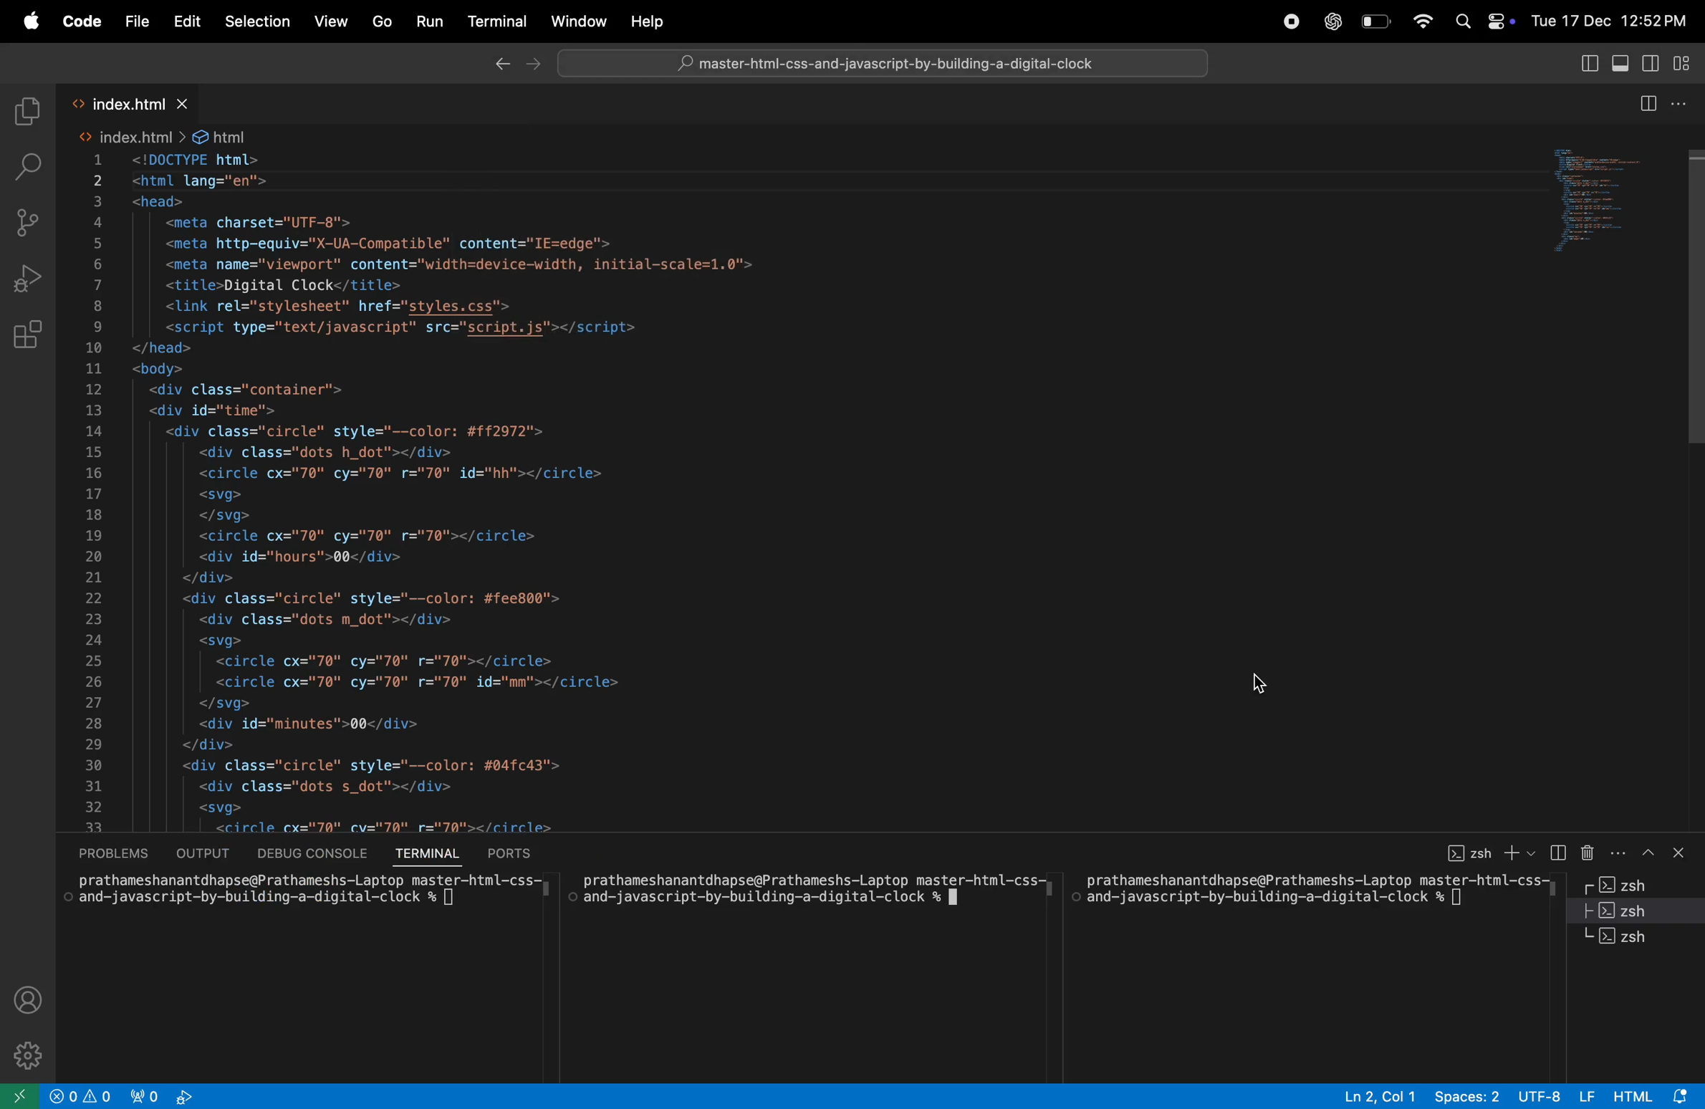 Image resolution: width=1705 pixels, height=1109 pixels. Describe the element at coordinates (1682, 63) in the screenshot. I see `view` at that location.